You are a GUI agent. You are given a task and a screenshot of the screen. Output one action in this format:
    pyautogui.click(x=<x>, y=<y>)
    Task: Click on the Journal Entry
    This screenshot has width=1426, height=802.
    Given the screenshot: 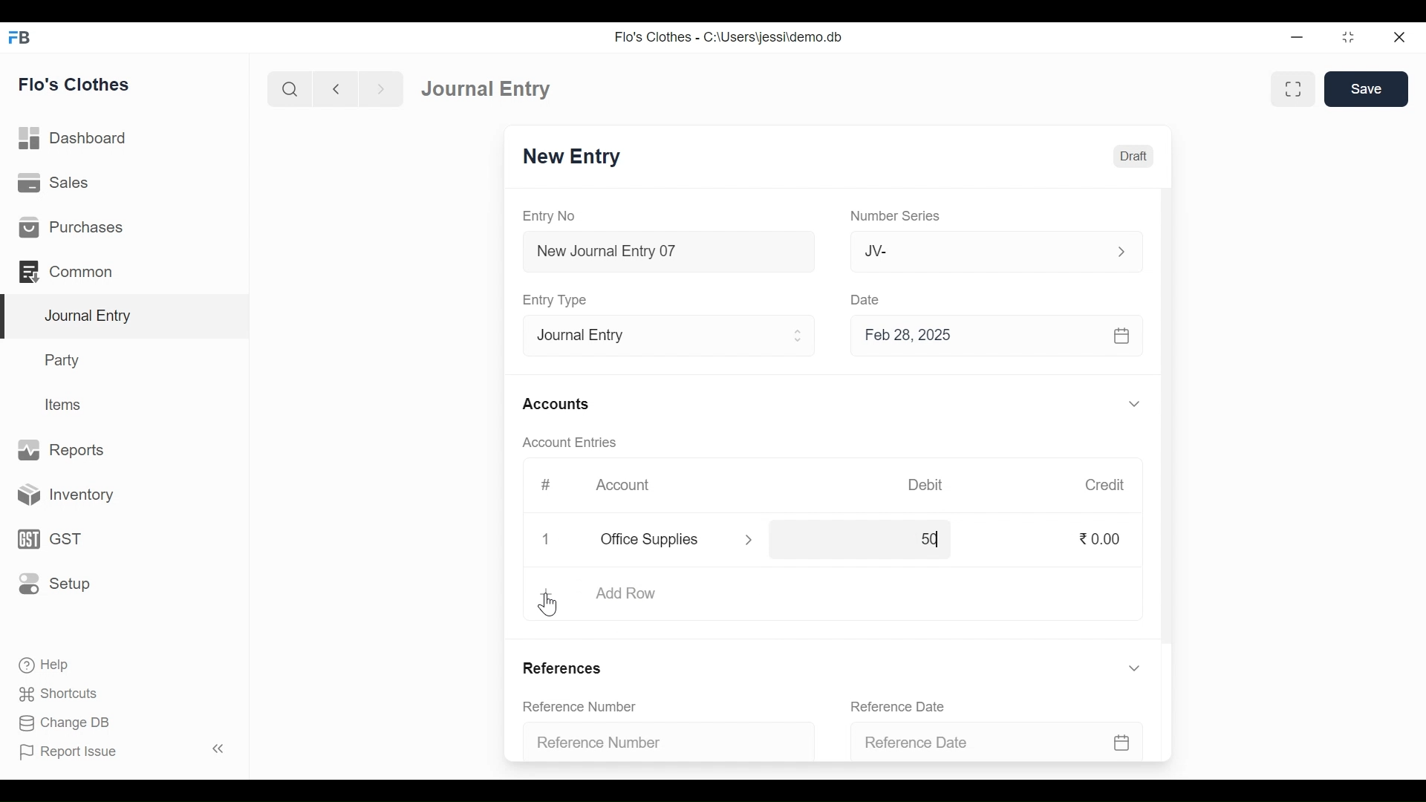 What is the action you would take?
    pyautogui.click(x=128, y=317)
    